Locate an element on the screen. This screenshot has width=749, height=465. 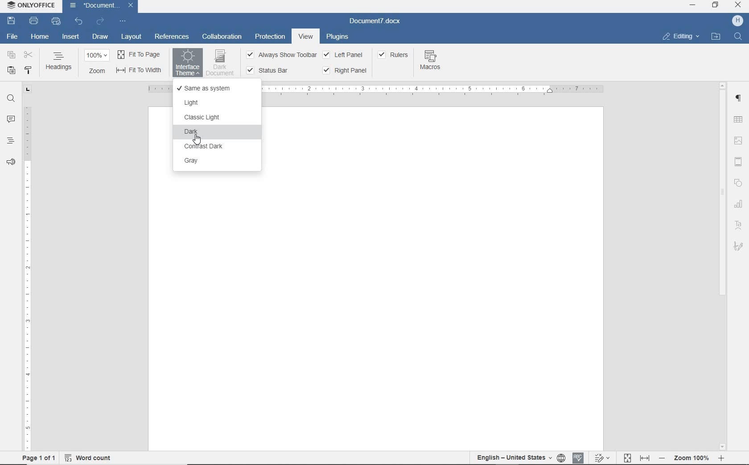
COPY is located at coordinates (11, 56).